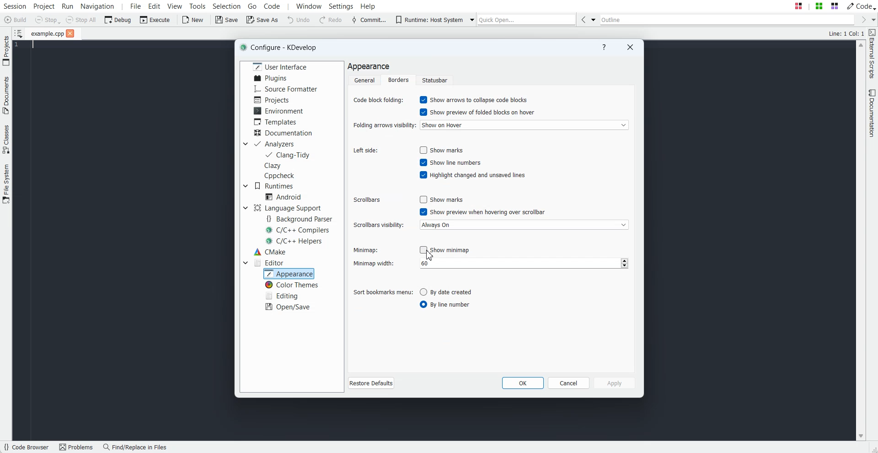  I want to click on Restore Defaults, so click(372, 383).